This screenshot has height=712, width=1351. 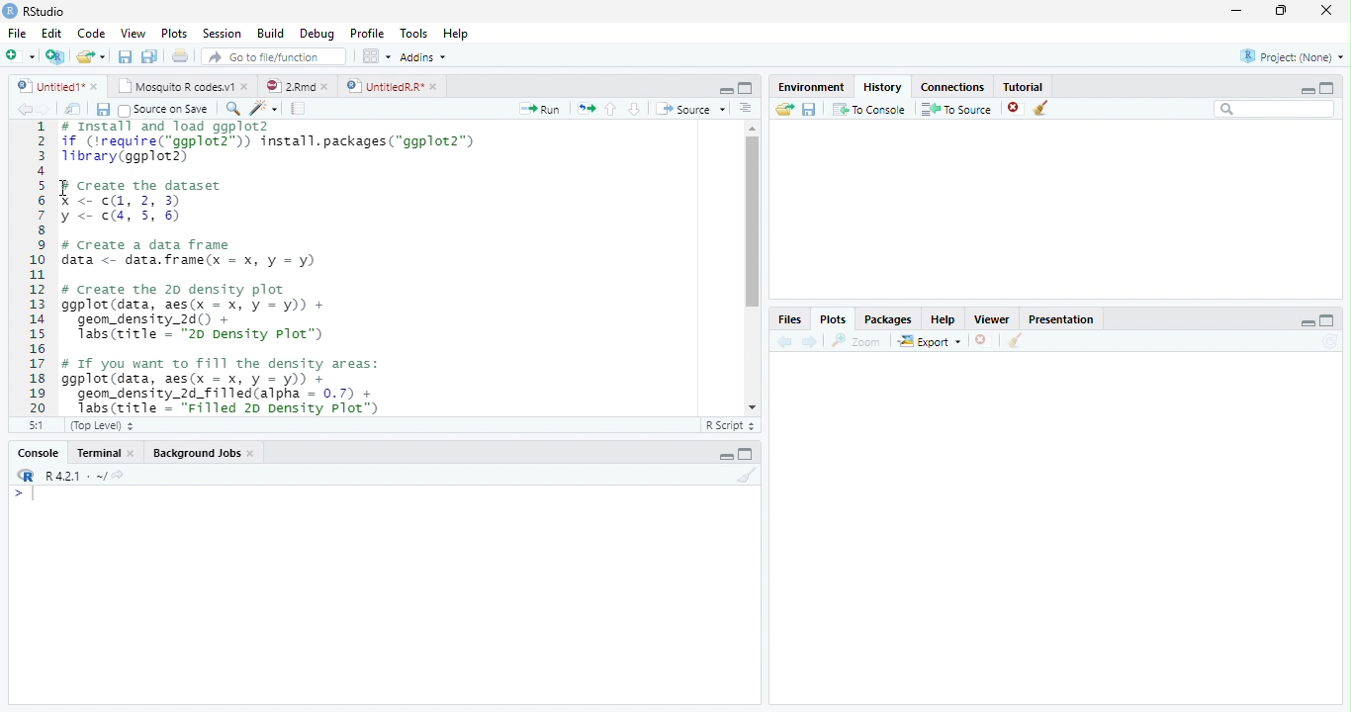 What do you see at coordinates (96, 86) in the screenshot?
I see `close` at bounding box center [96, 86].